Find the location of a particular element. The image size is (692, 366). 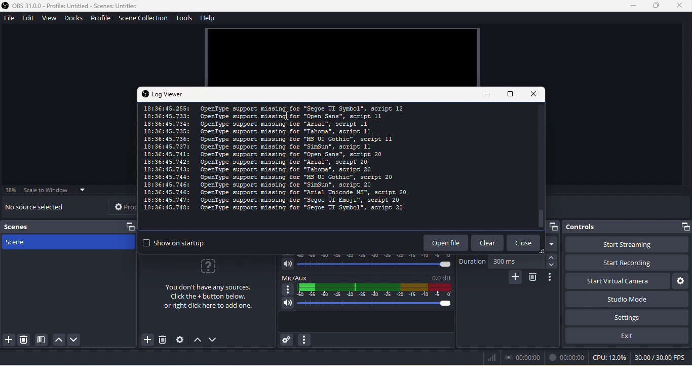

exit is located at coordinates (628, 339).